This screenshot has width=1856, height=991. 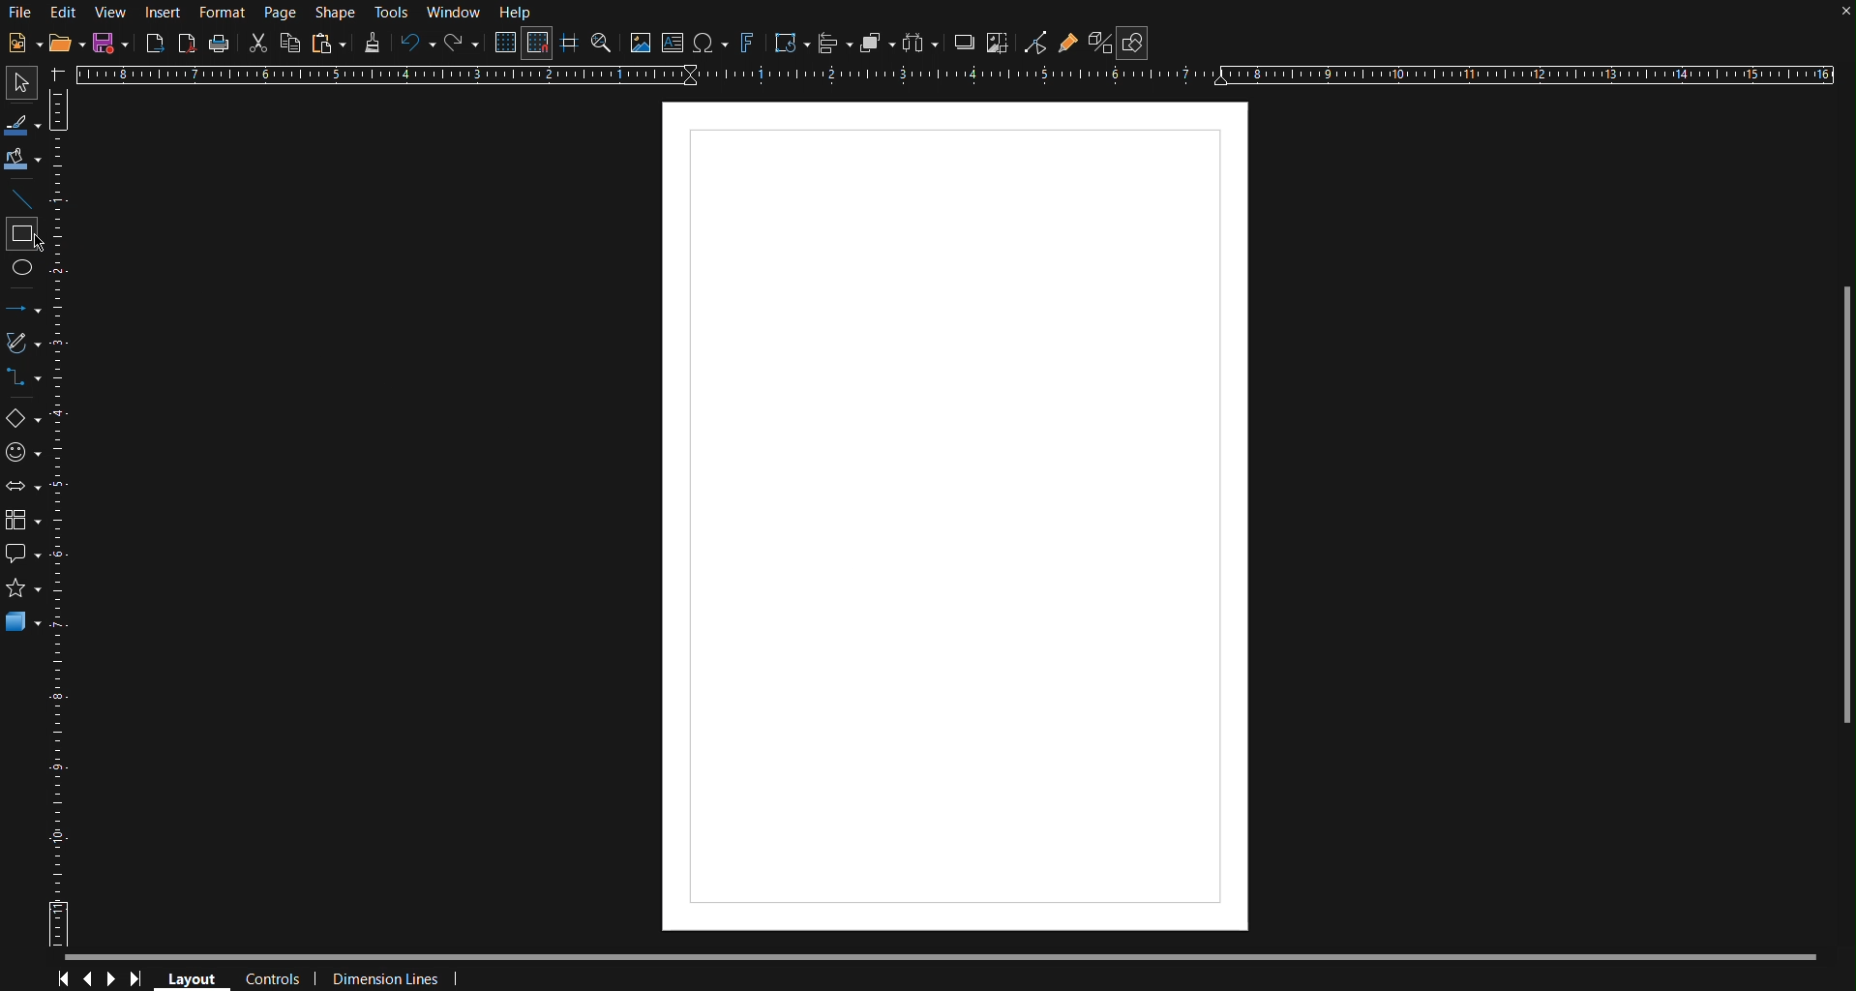 I want to click on Last, so click(x=141, y=979).